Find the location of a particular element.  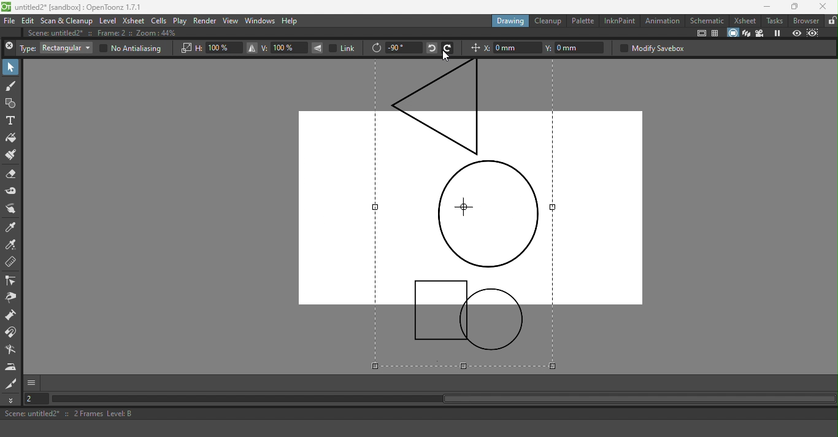

Xsheet is located at coordinates (134, 21).